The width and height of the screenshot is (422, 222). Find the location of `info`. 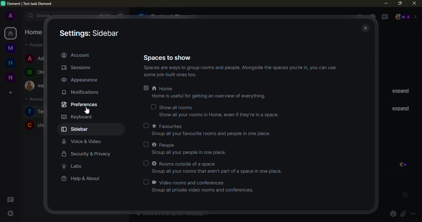

info is located at coordinates (209, 96).